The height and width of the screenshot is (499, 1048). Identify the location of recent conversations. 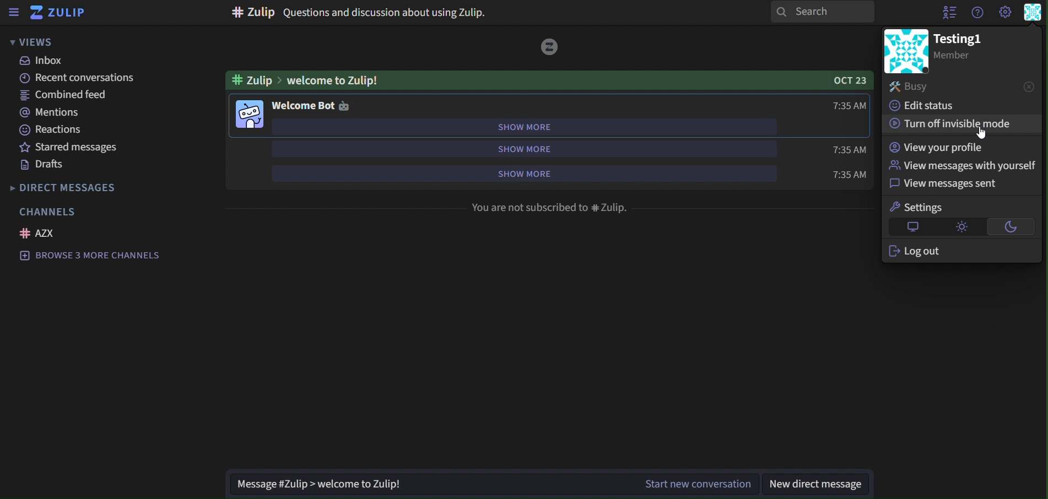
(74, 78).